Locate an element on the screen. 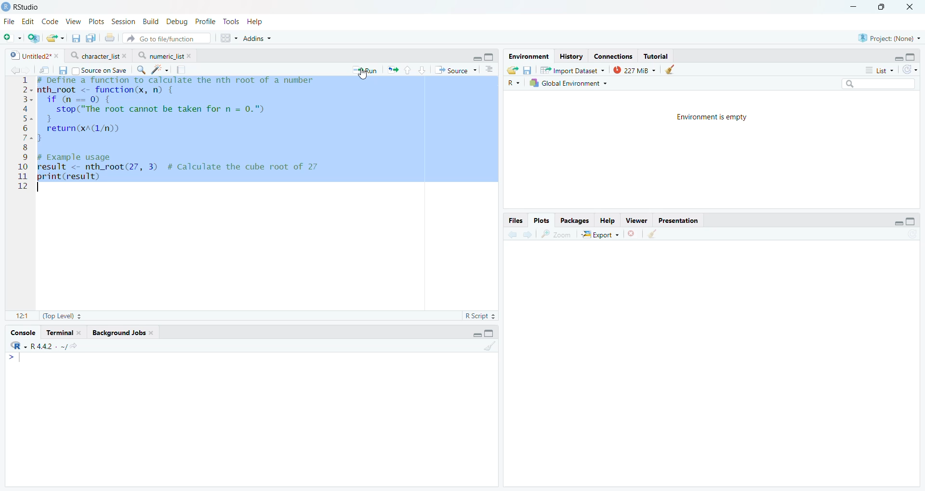 The height and width of the screenshot is (491, 925). Console is located at coordinates (22, 332).